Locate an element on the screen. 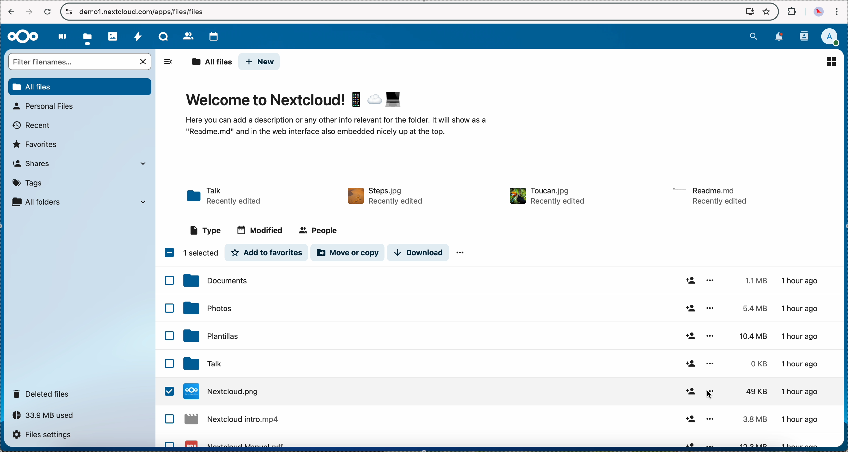 This screenshot has width=848, height=452. all folder is located at coordinates (82, 201).